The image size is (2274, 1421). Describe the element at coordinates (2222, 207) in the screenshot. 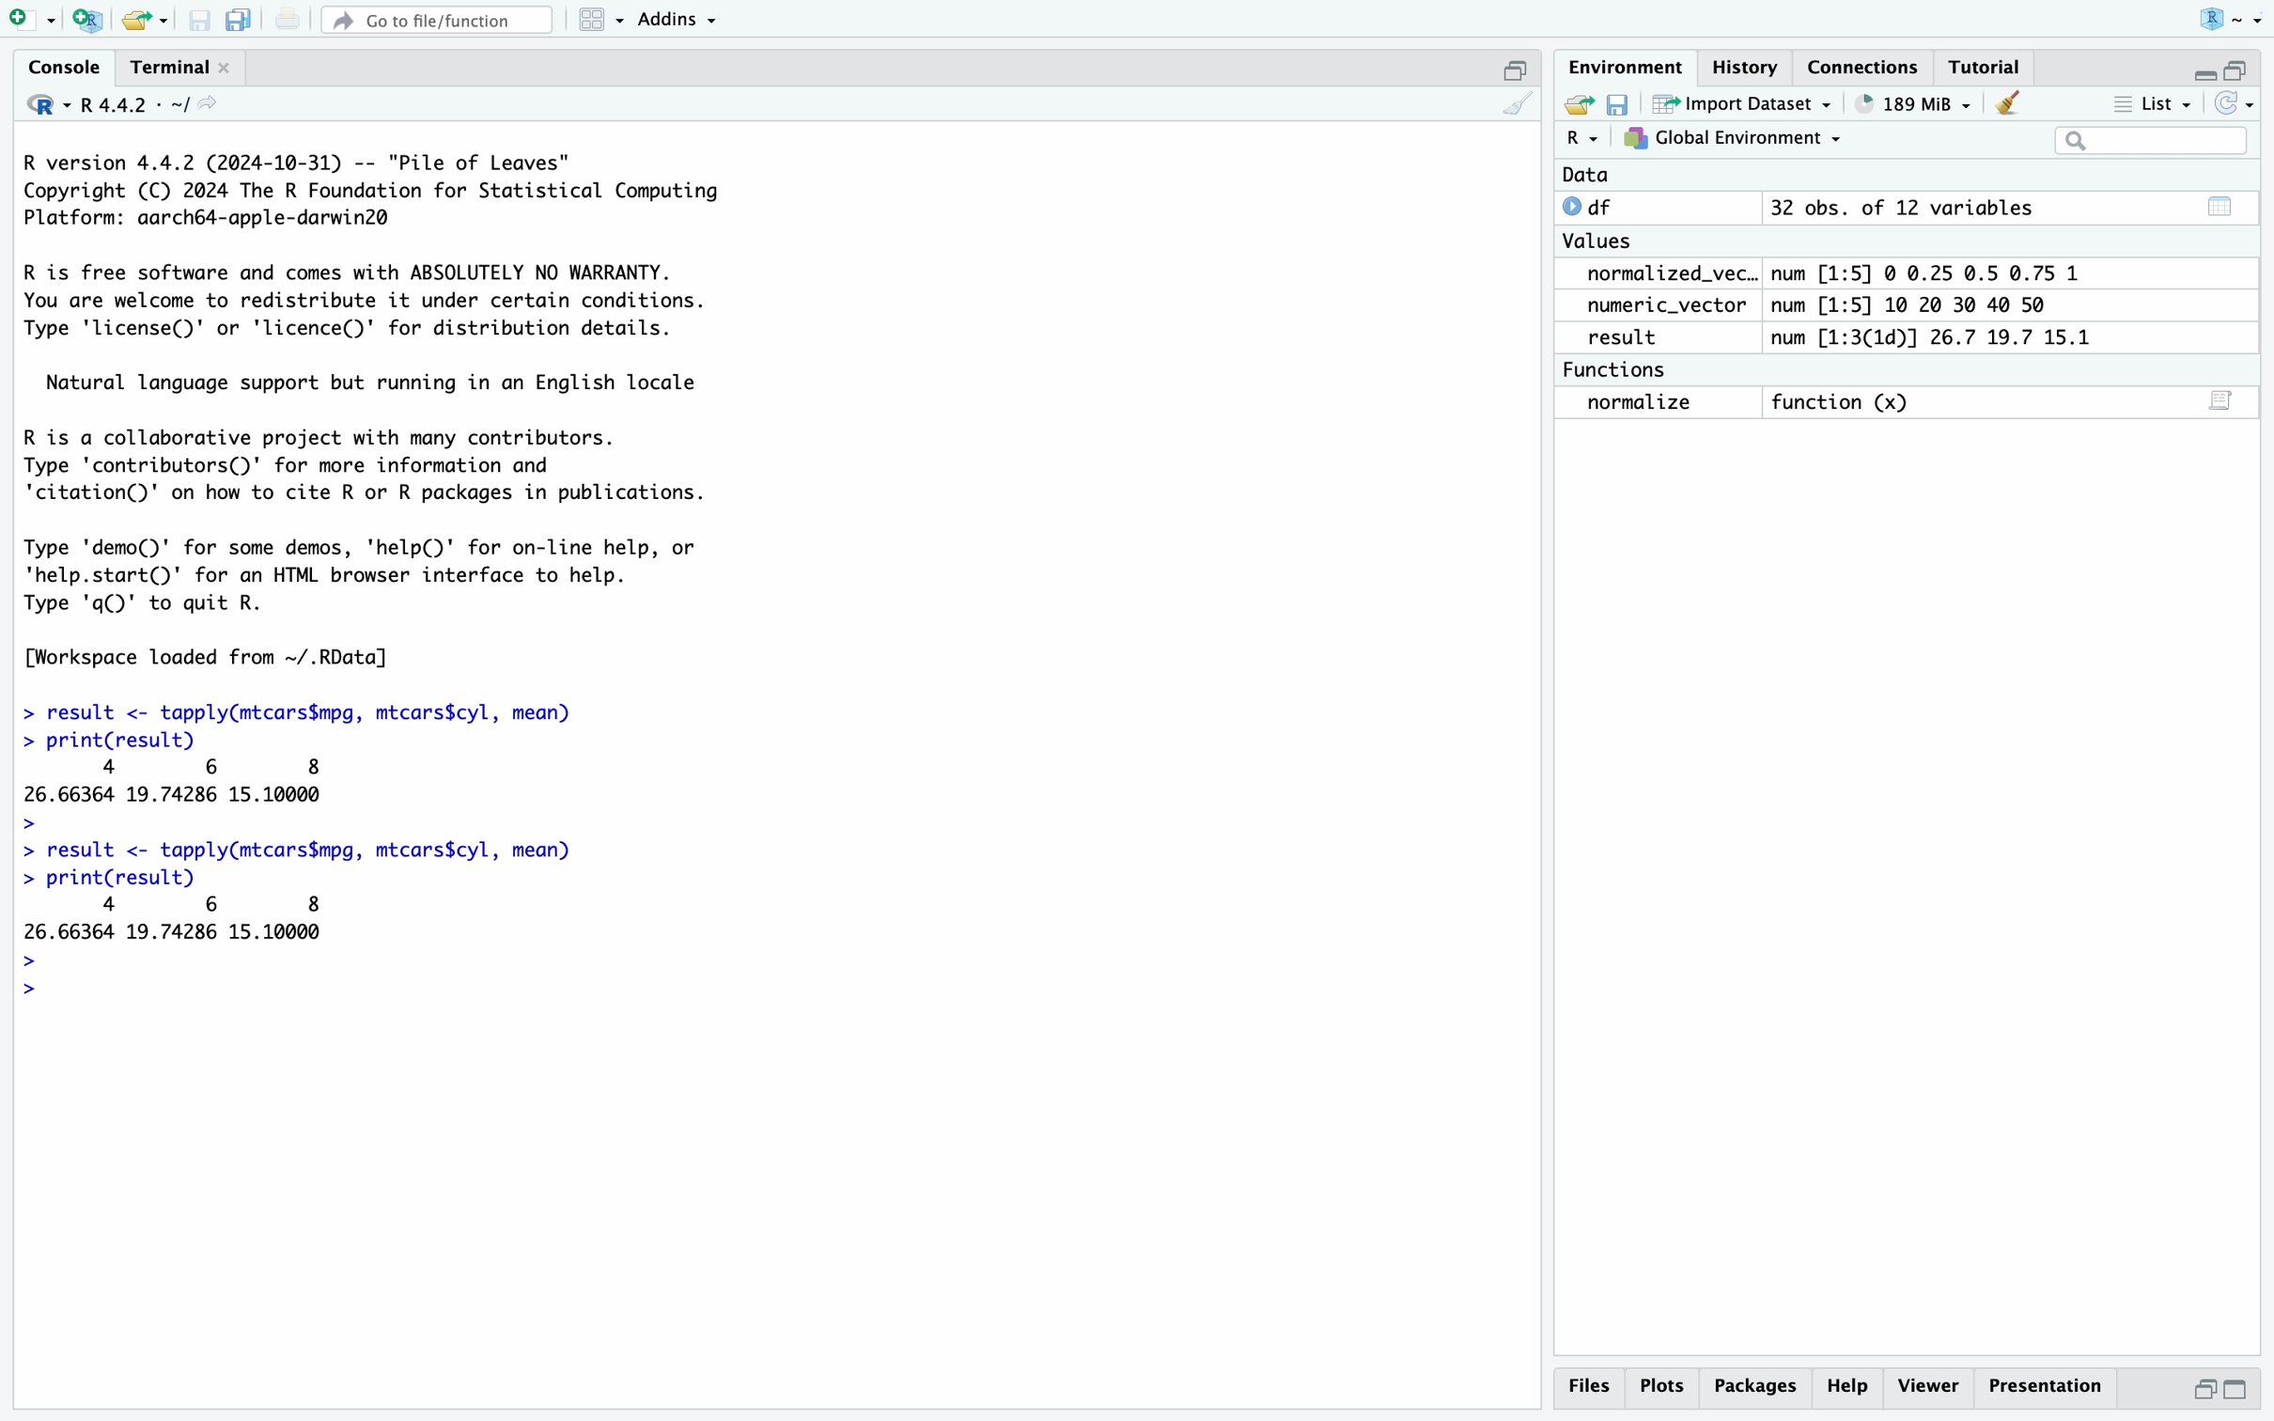

I see `Calender` at that location.